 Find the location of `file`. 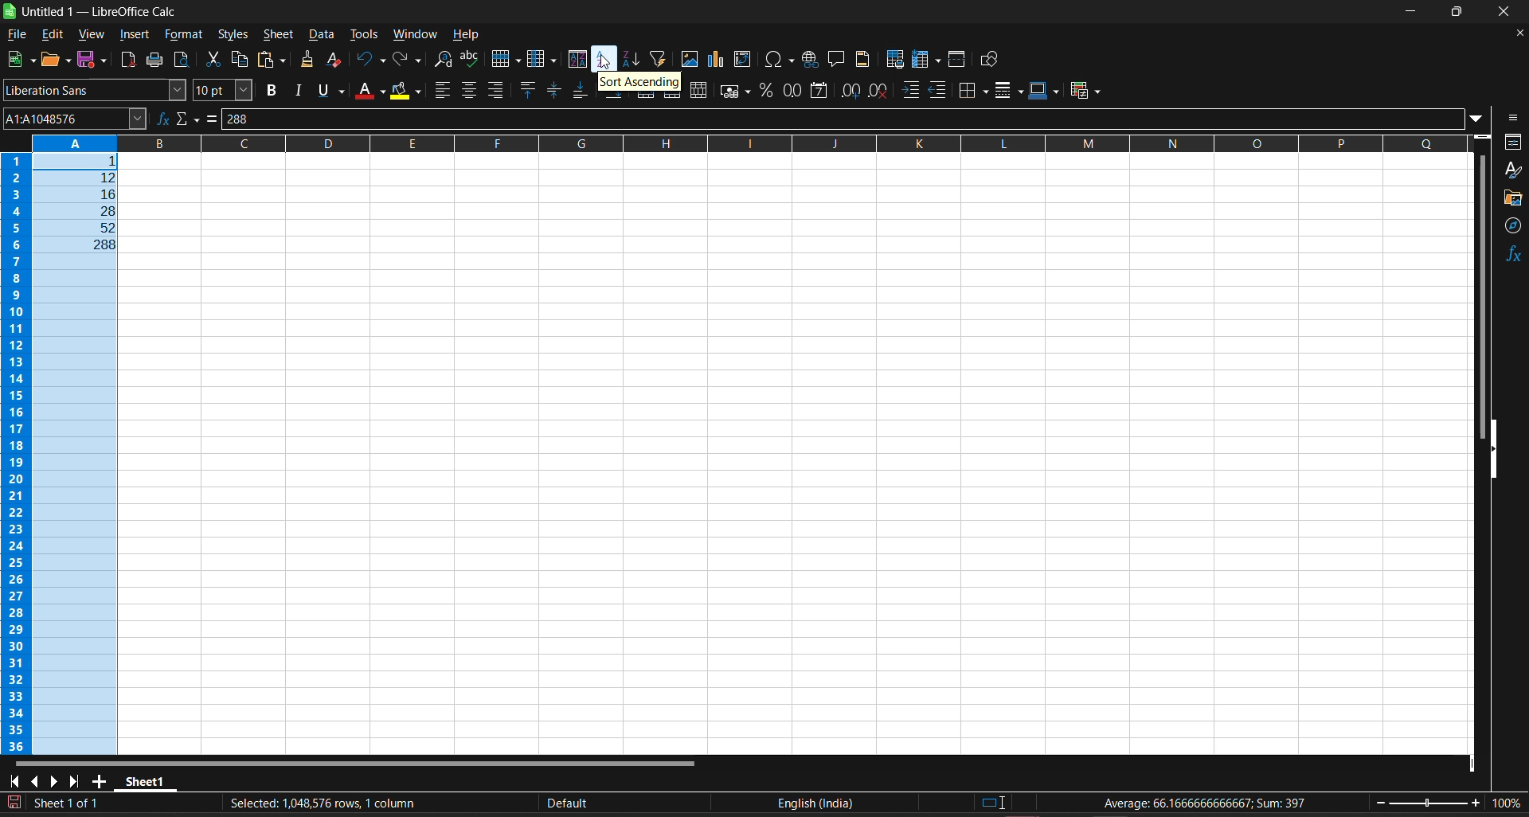

file is located at coordinates (17, 34).